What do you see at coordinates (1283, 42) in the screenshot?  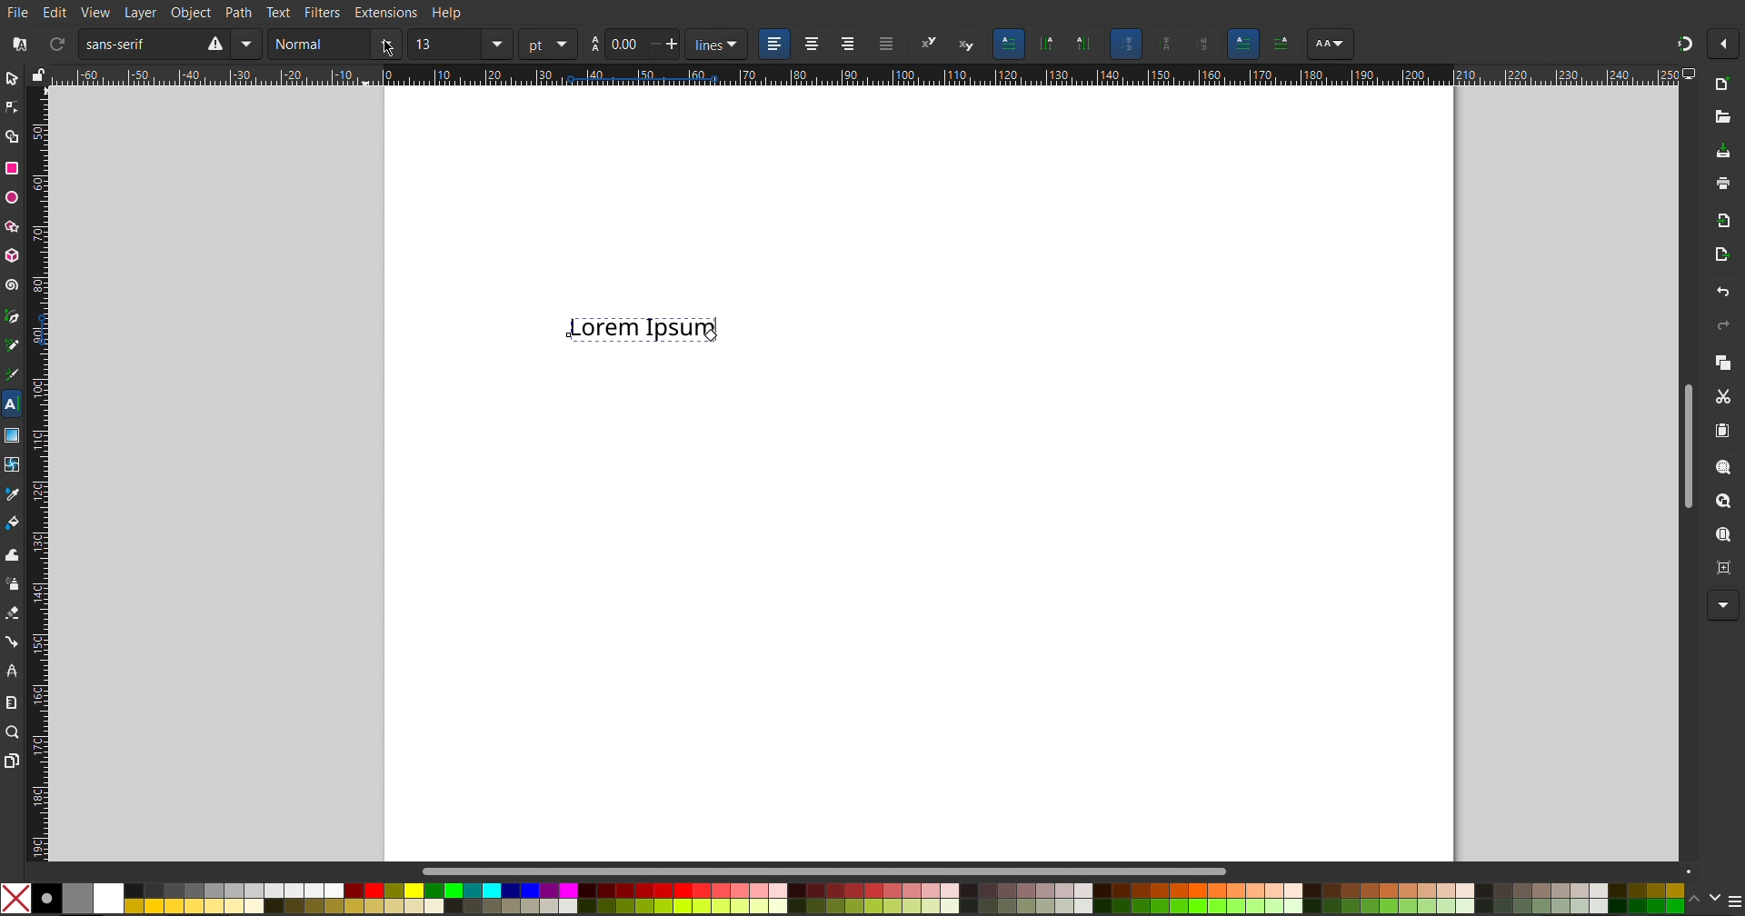 I see `Right to left text` at bounding box center [1283, 42].